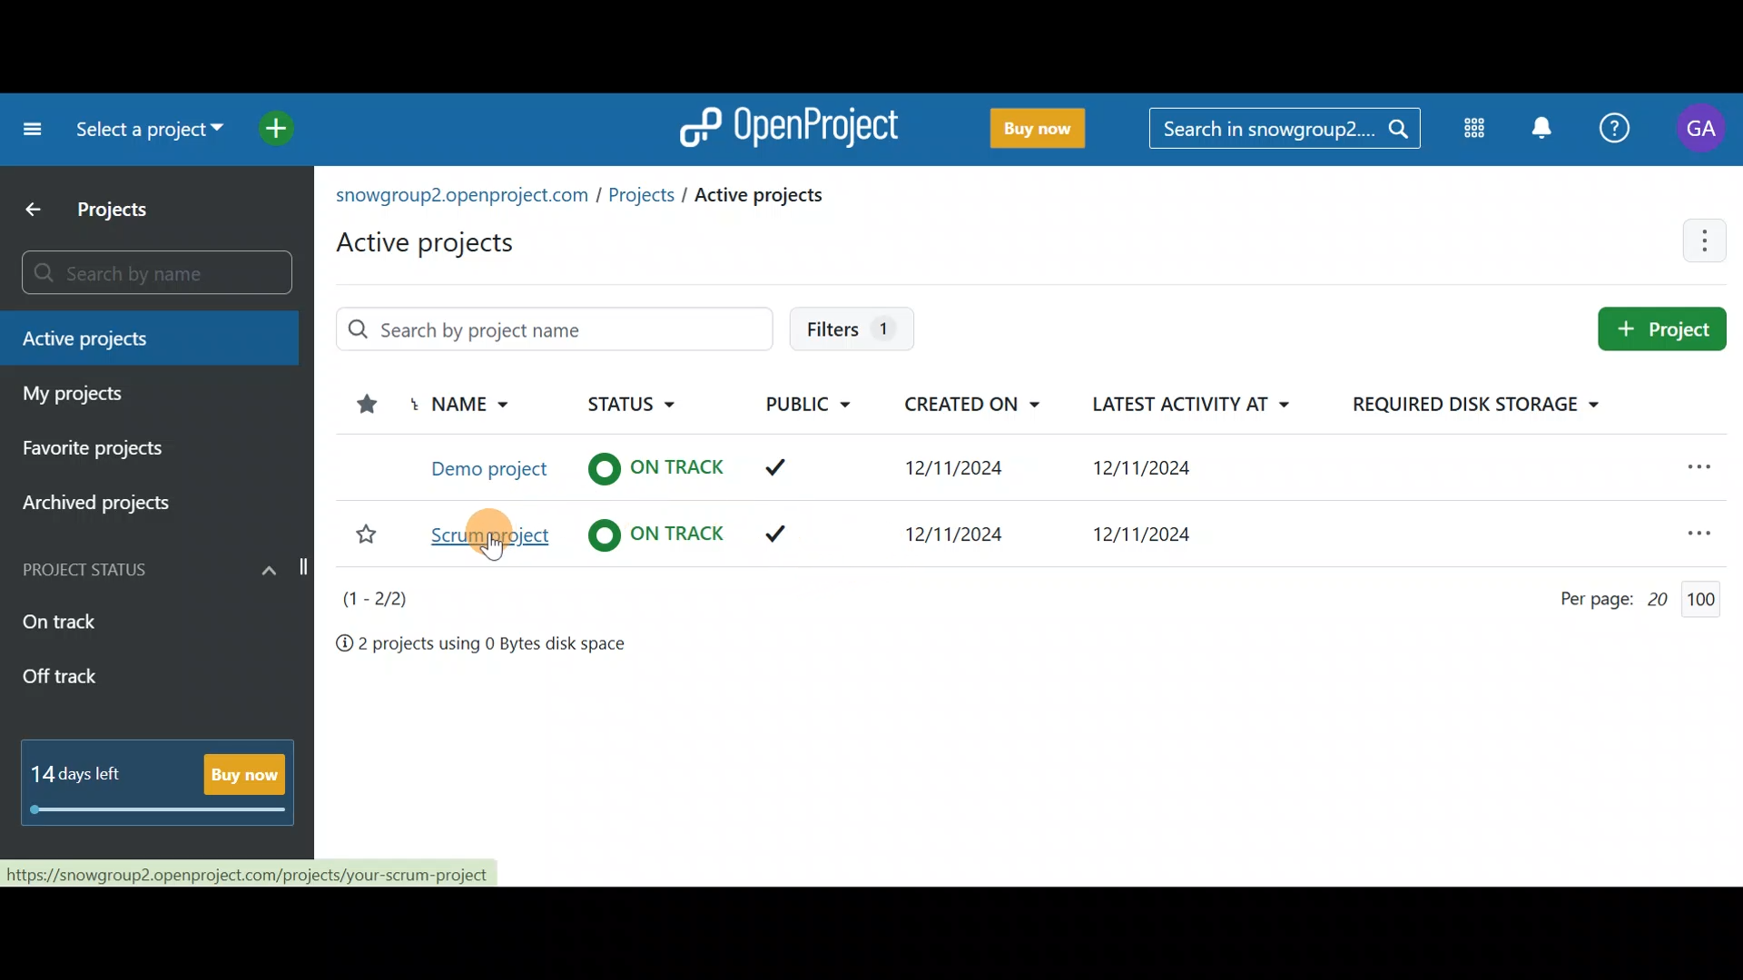  Describe the element at coordinates (28, 129) in the screenshot. I see `Collapse project menu` at that location.